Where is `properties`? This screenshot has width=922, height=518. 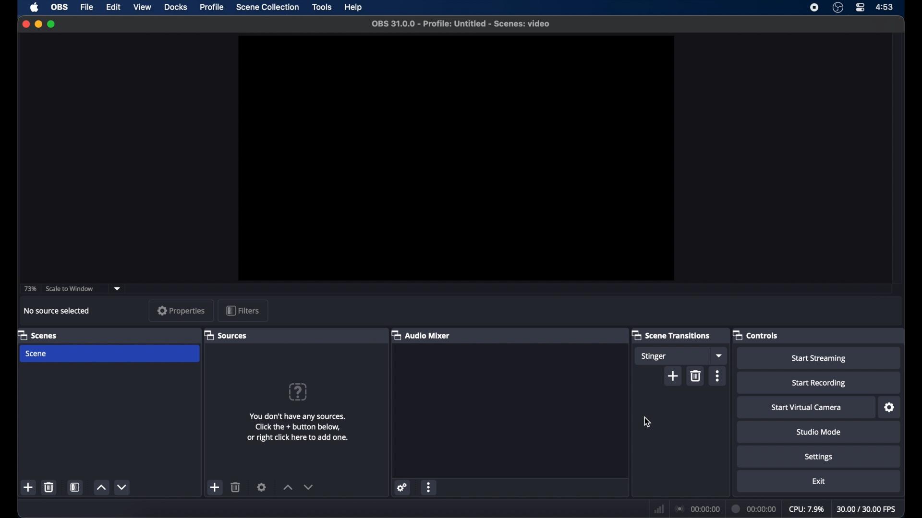 properties is located at coordinates (181, 310).